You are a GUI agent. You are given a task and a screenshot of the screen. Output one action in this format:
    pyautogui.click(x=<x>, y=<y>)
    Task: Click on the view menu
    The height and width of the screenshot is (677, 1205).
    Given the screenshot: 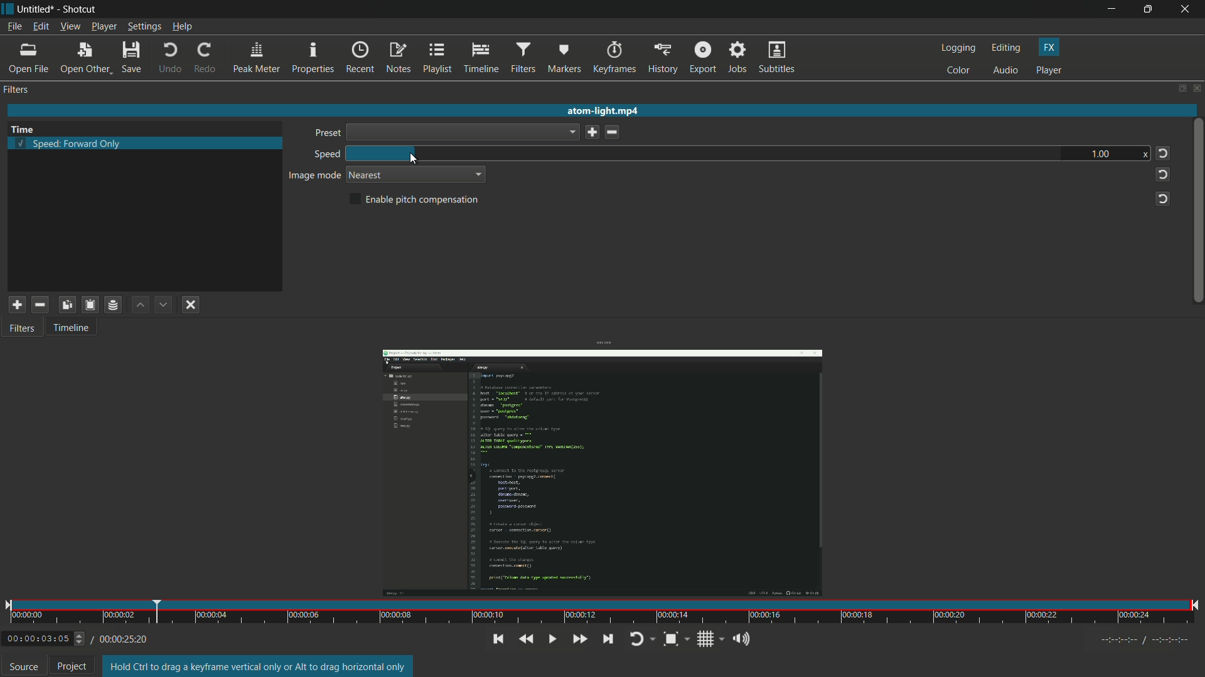 What is the action you would take?
    pyautogui.click(x=69, y=26)
    